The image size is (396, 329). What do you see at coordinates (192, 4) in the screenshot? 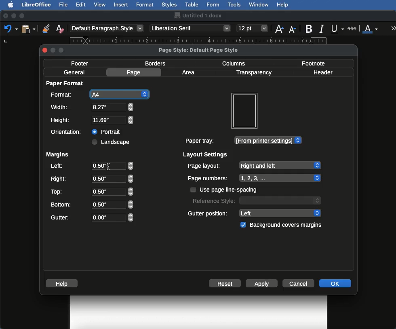
I see `Table` at bounding box center [192, 4].